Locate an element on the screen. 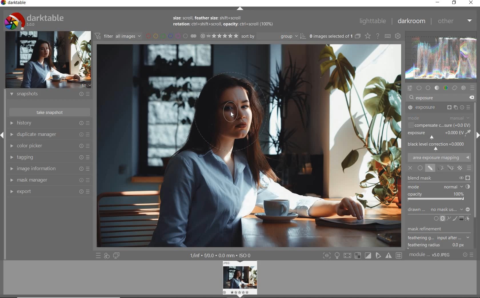 The image size is (480, 298). BLENDING MODE is located at coordinates (469, 168).